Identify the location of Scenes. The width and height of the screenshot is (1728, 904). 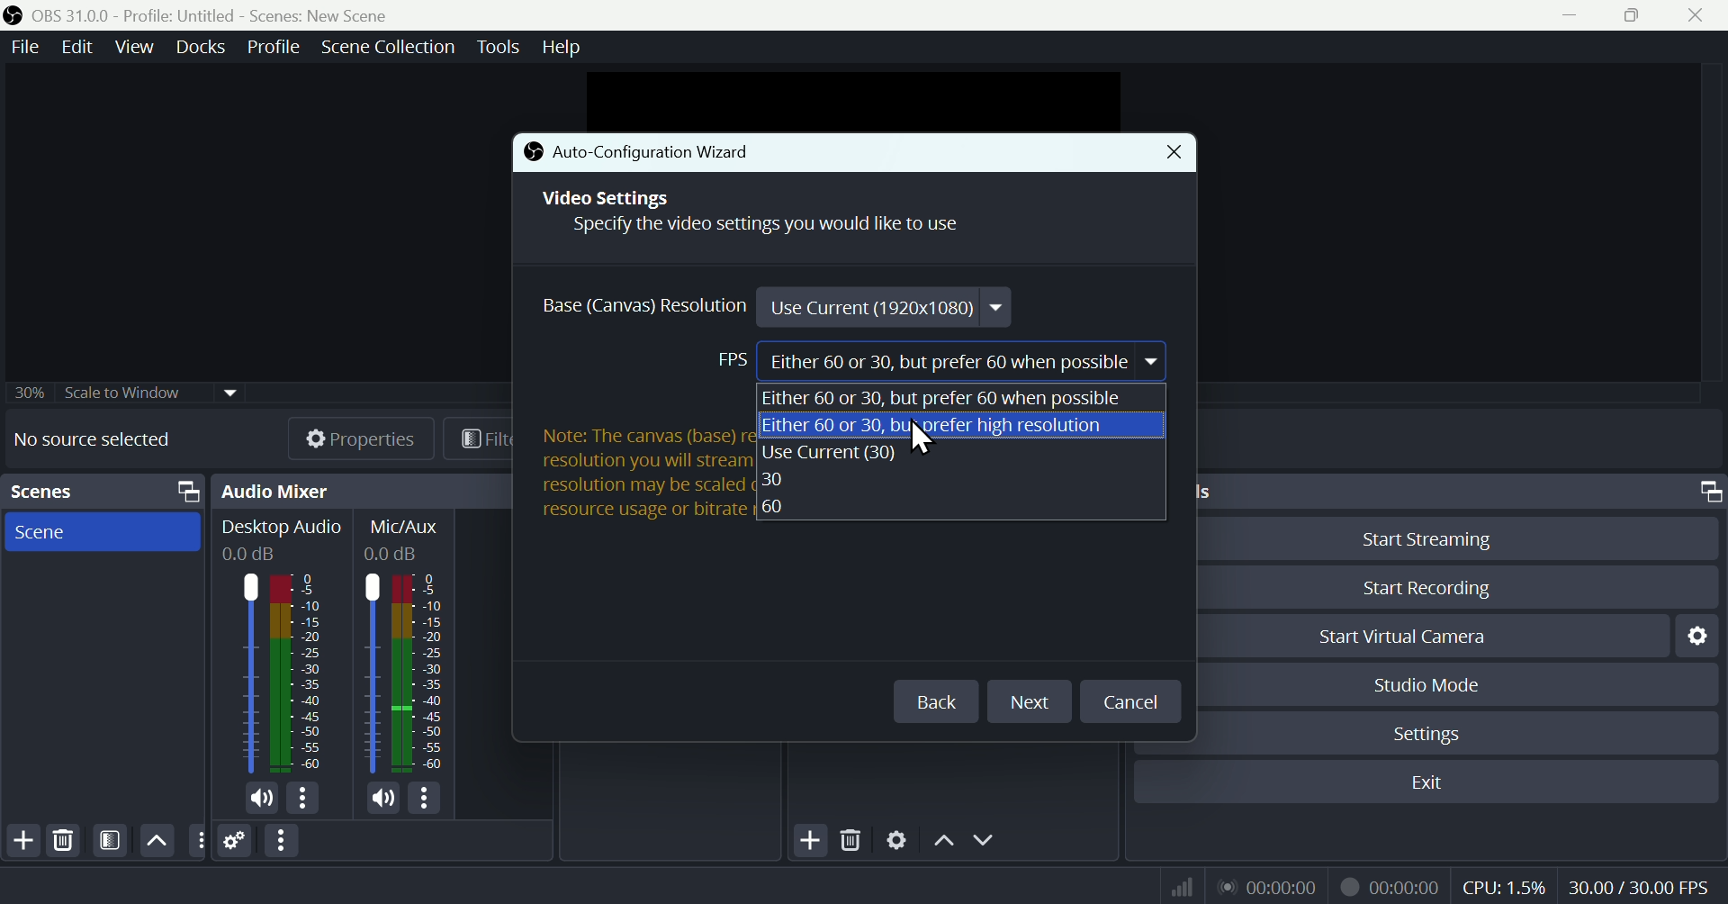
(41, 491).